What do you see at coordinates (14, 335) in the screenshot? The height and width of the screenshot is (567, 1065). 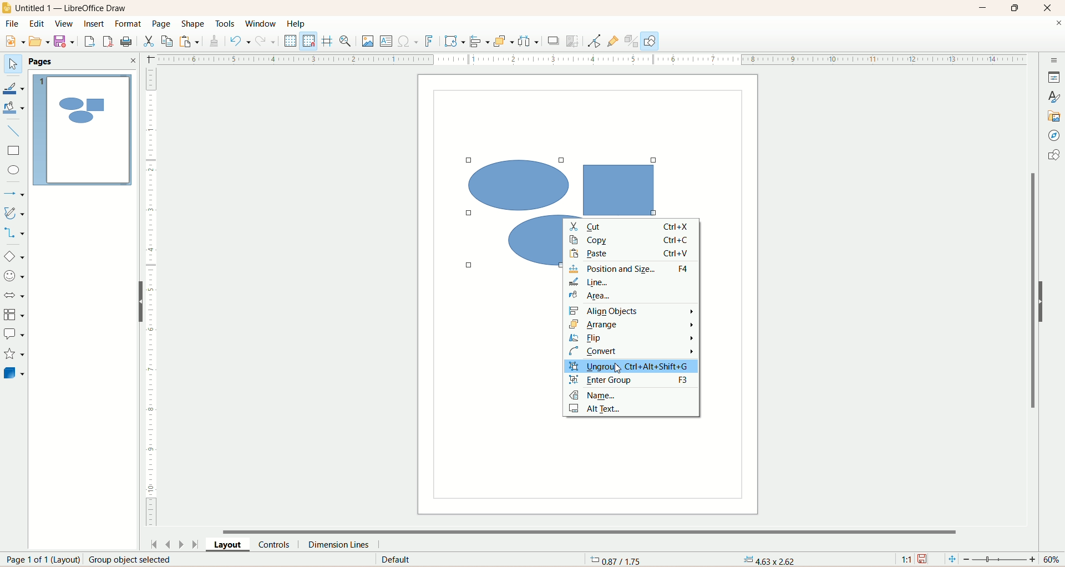 I see `callout shapes` at bounding box center [14, 335].